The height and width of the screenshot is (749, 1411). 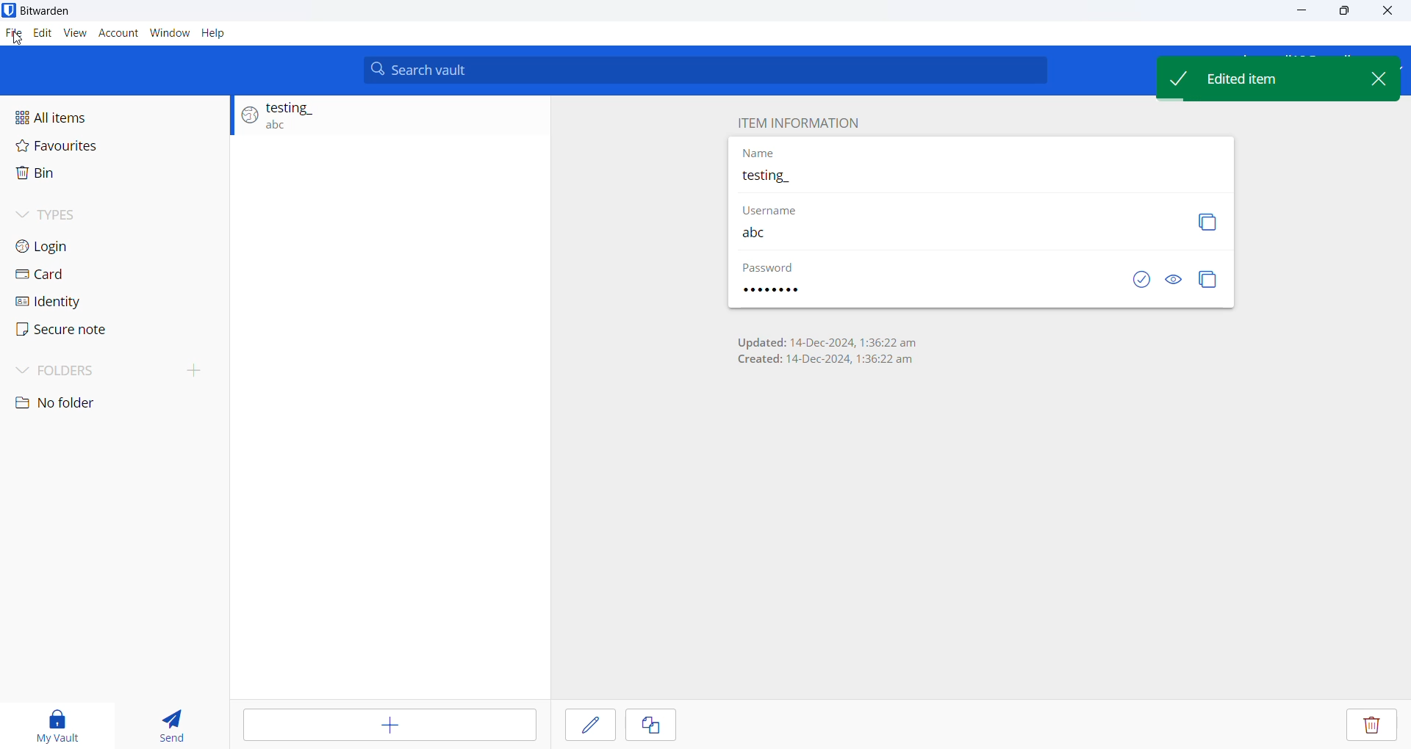 I want to click on Application name , so click(x=64, y=11).